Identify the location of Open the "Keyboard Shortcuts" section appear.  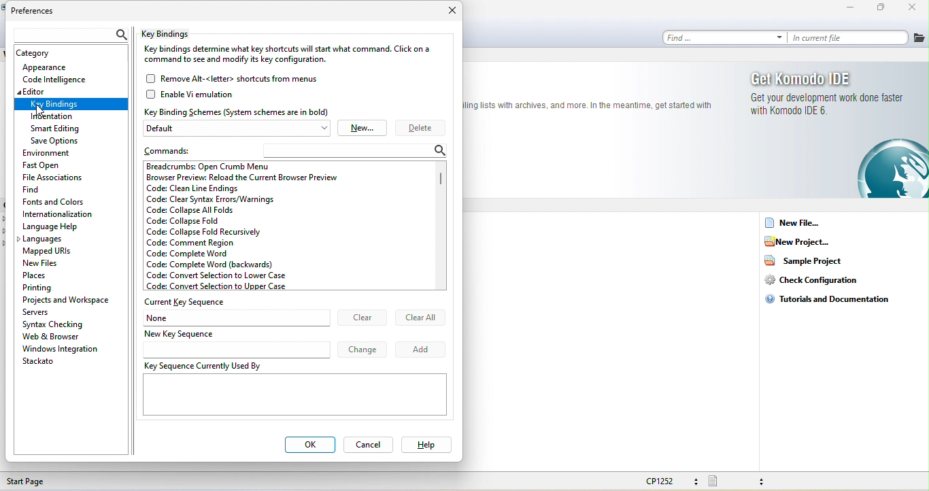
(70, 104).